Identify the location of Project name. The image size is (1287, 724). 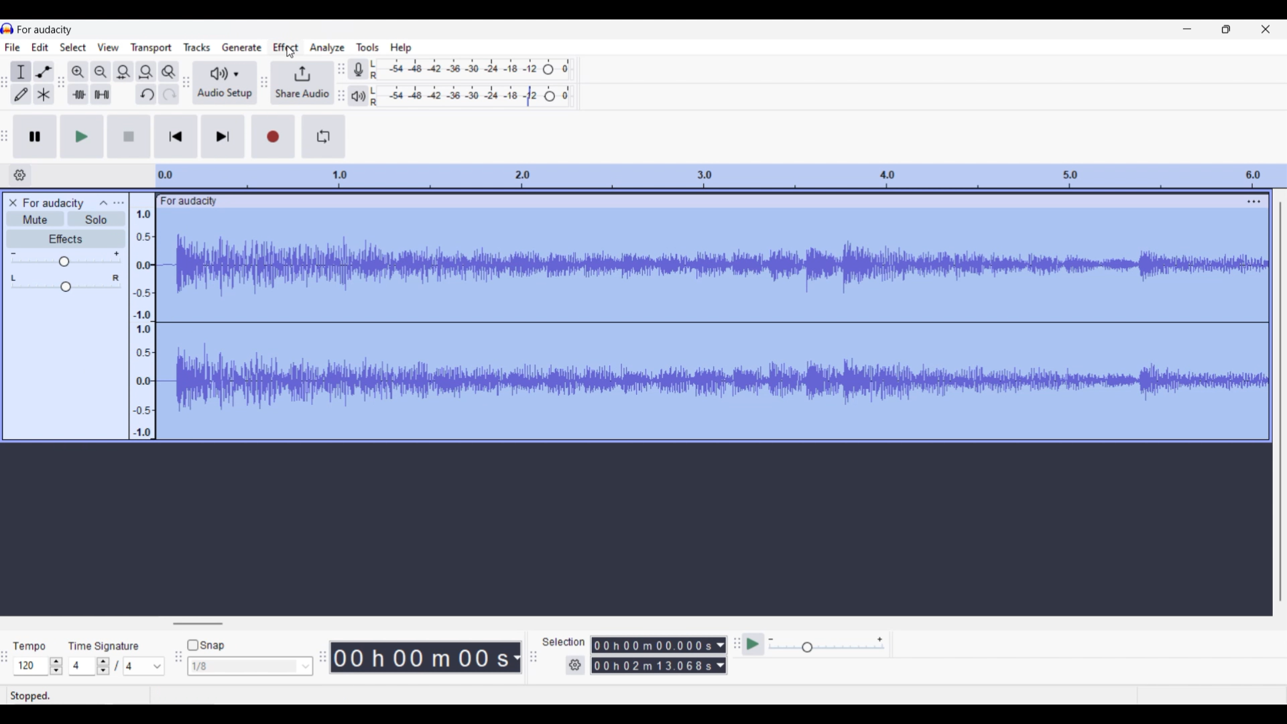
(54, 203).